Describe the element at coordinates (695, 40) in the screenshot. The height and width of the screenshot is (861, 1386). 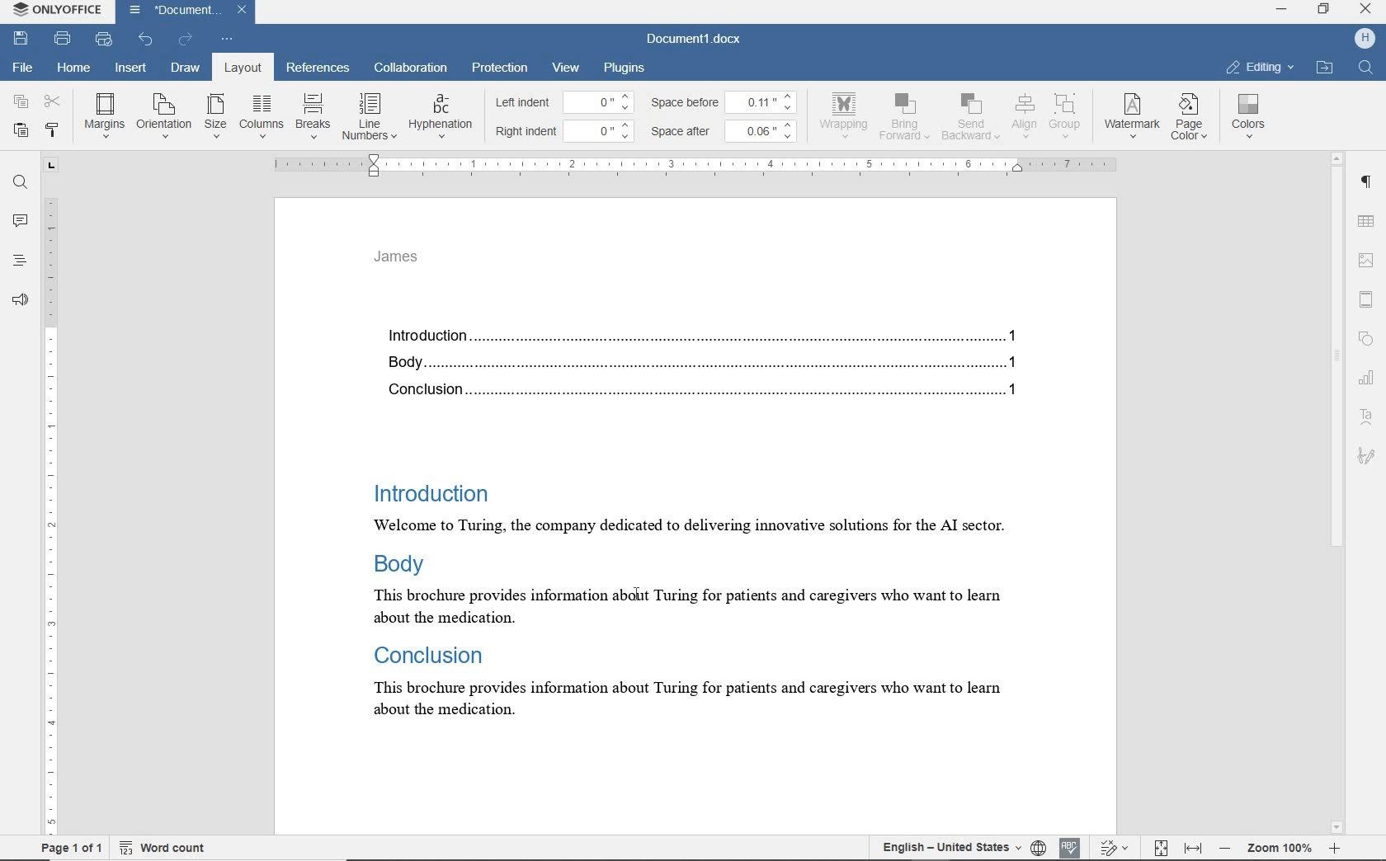
I see `document name` at that location.